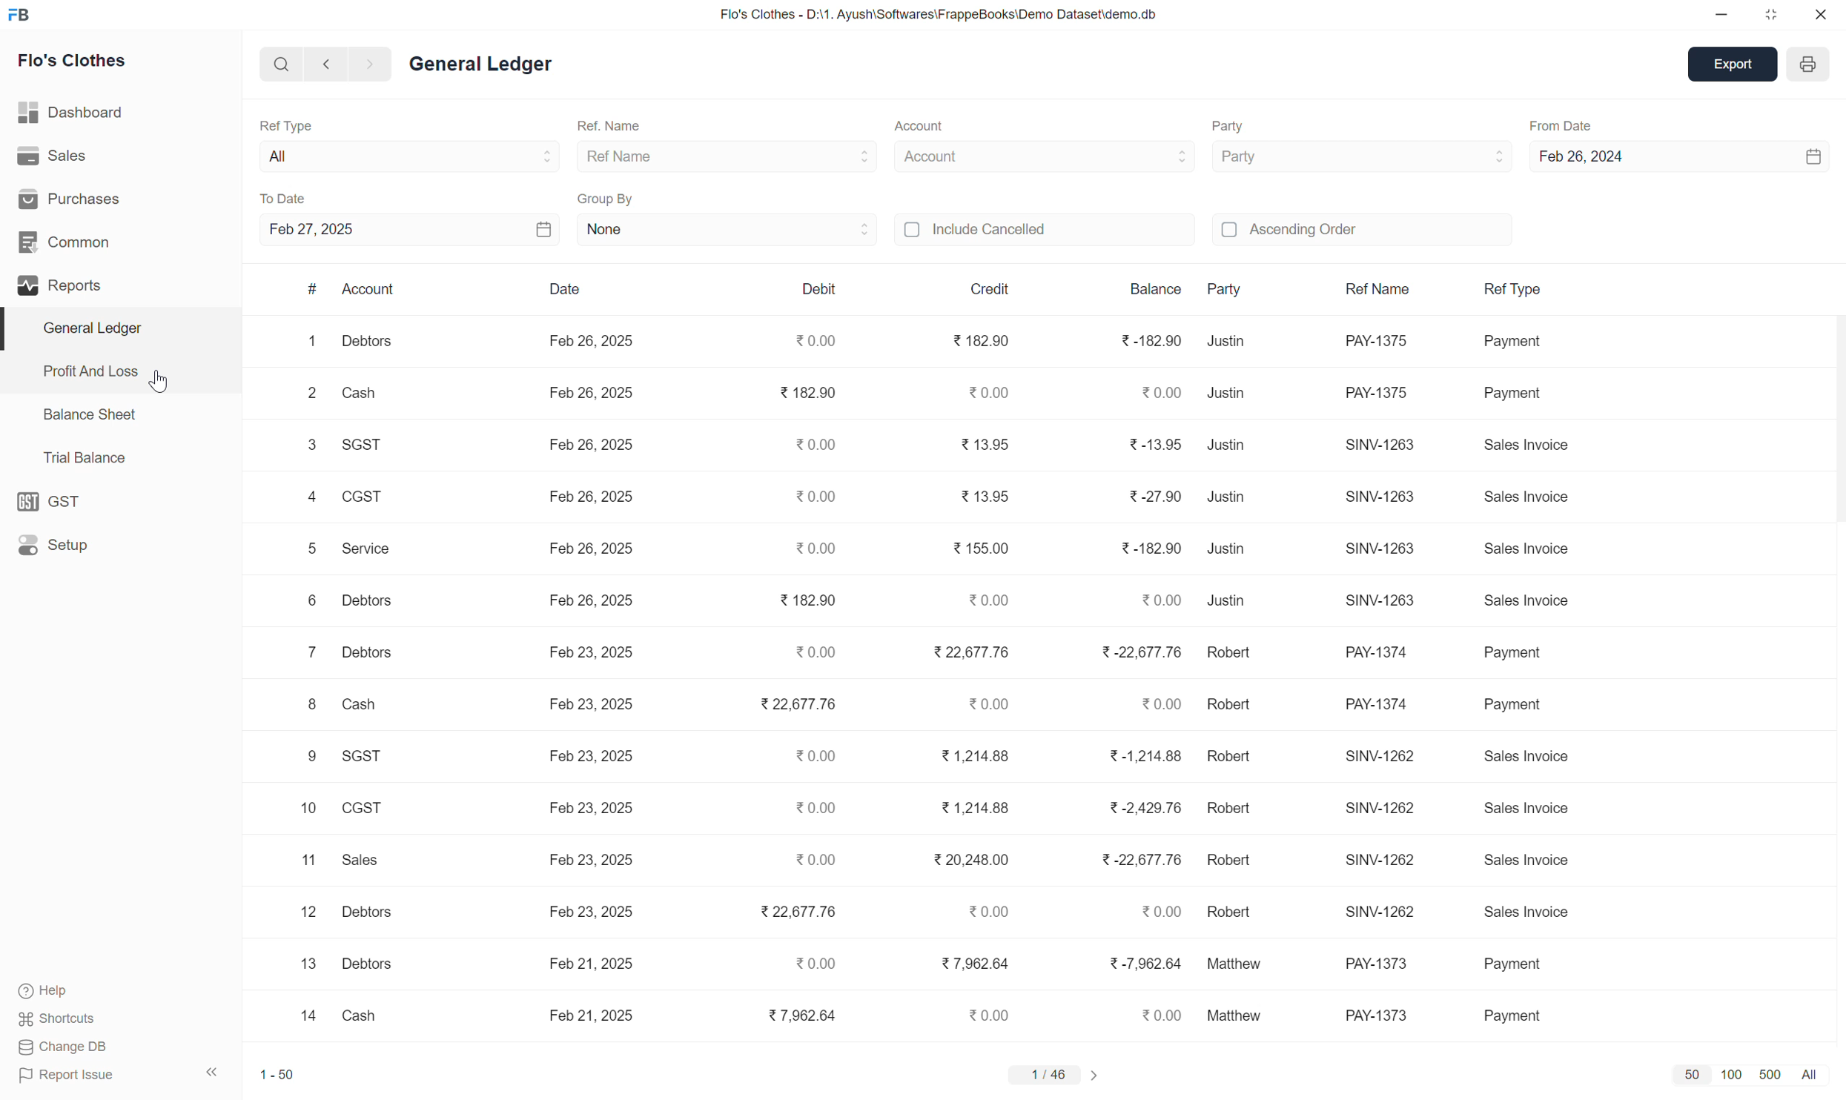 This screenshot has height=1100, width=1846. Describe the element at coordinates (992, 288) in the screenshot. I see `Credit` at that location.